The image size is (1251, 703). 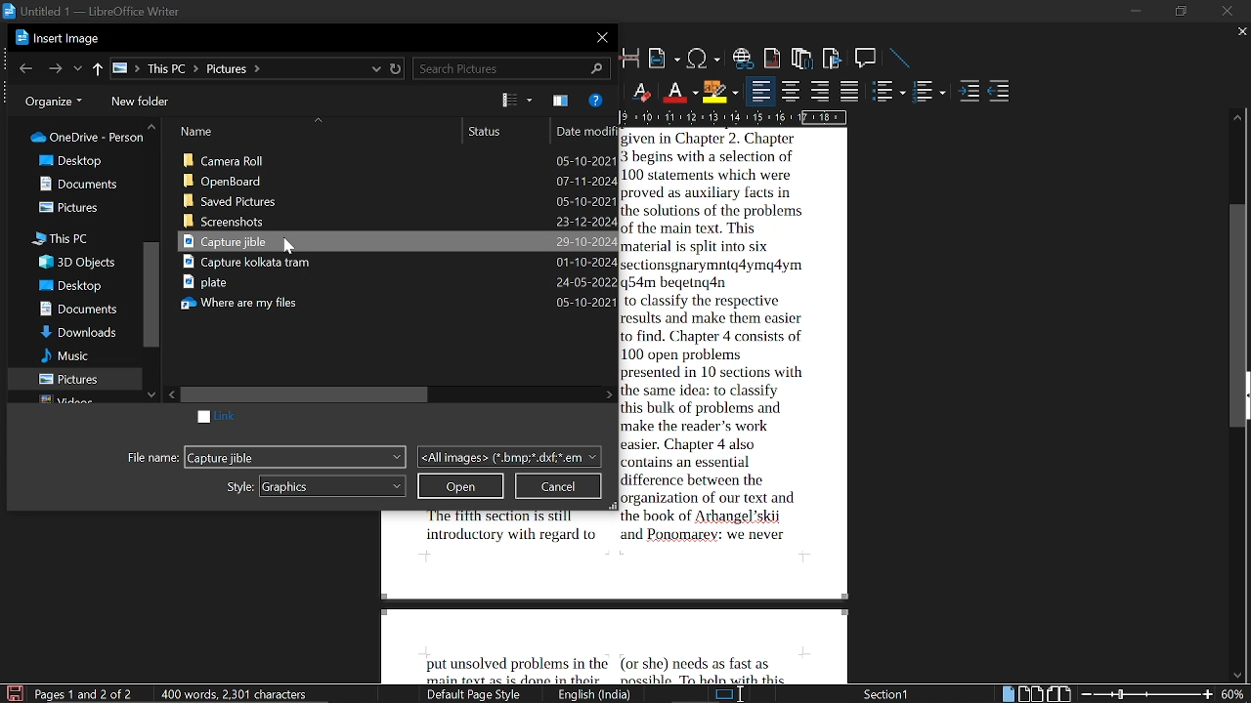 What do you see at coordinates (596, 694) in the screenshot?
I see `English India` at bounding box center [596, 694].